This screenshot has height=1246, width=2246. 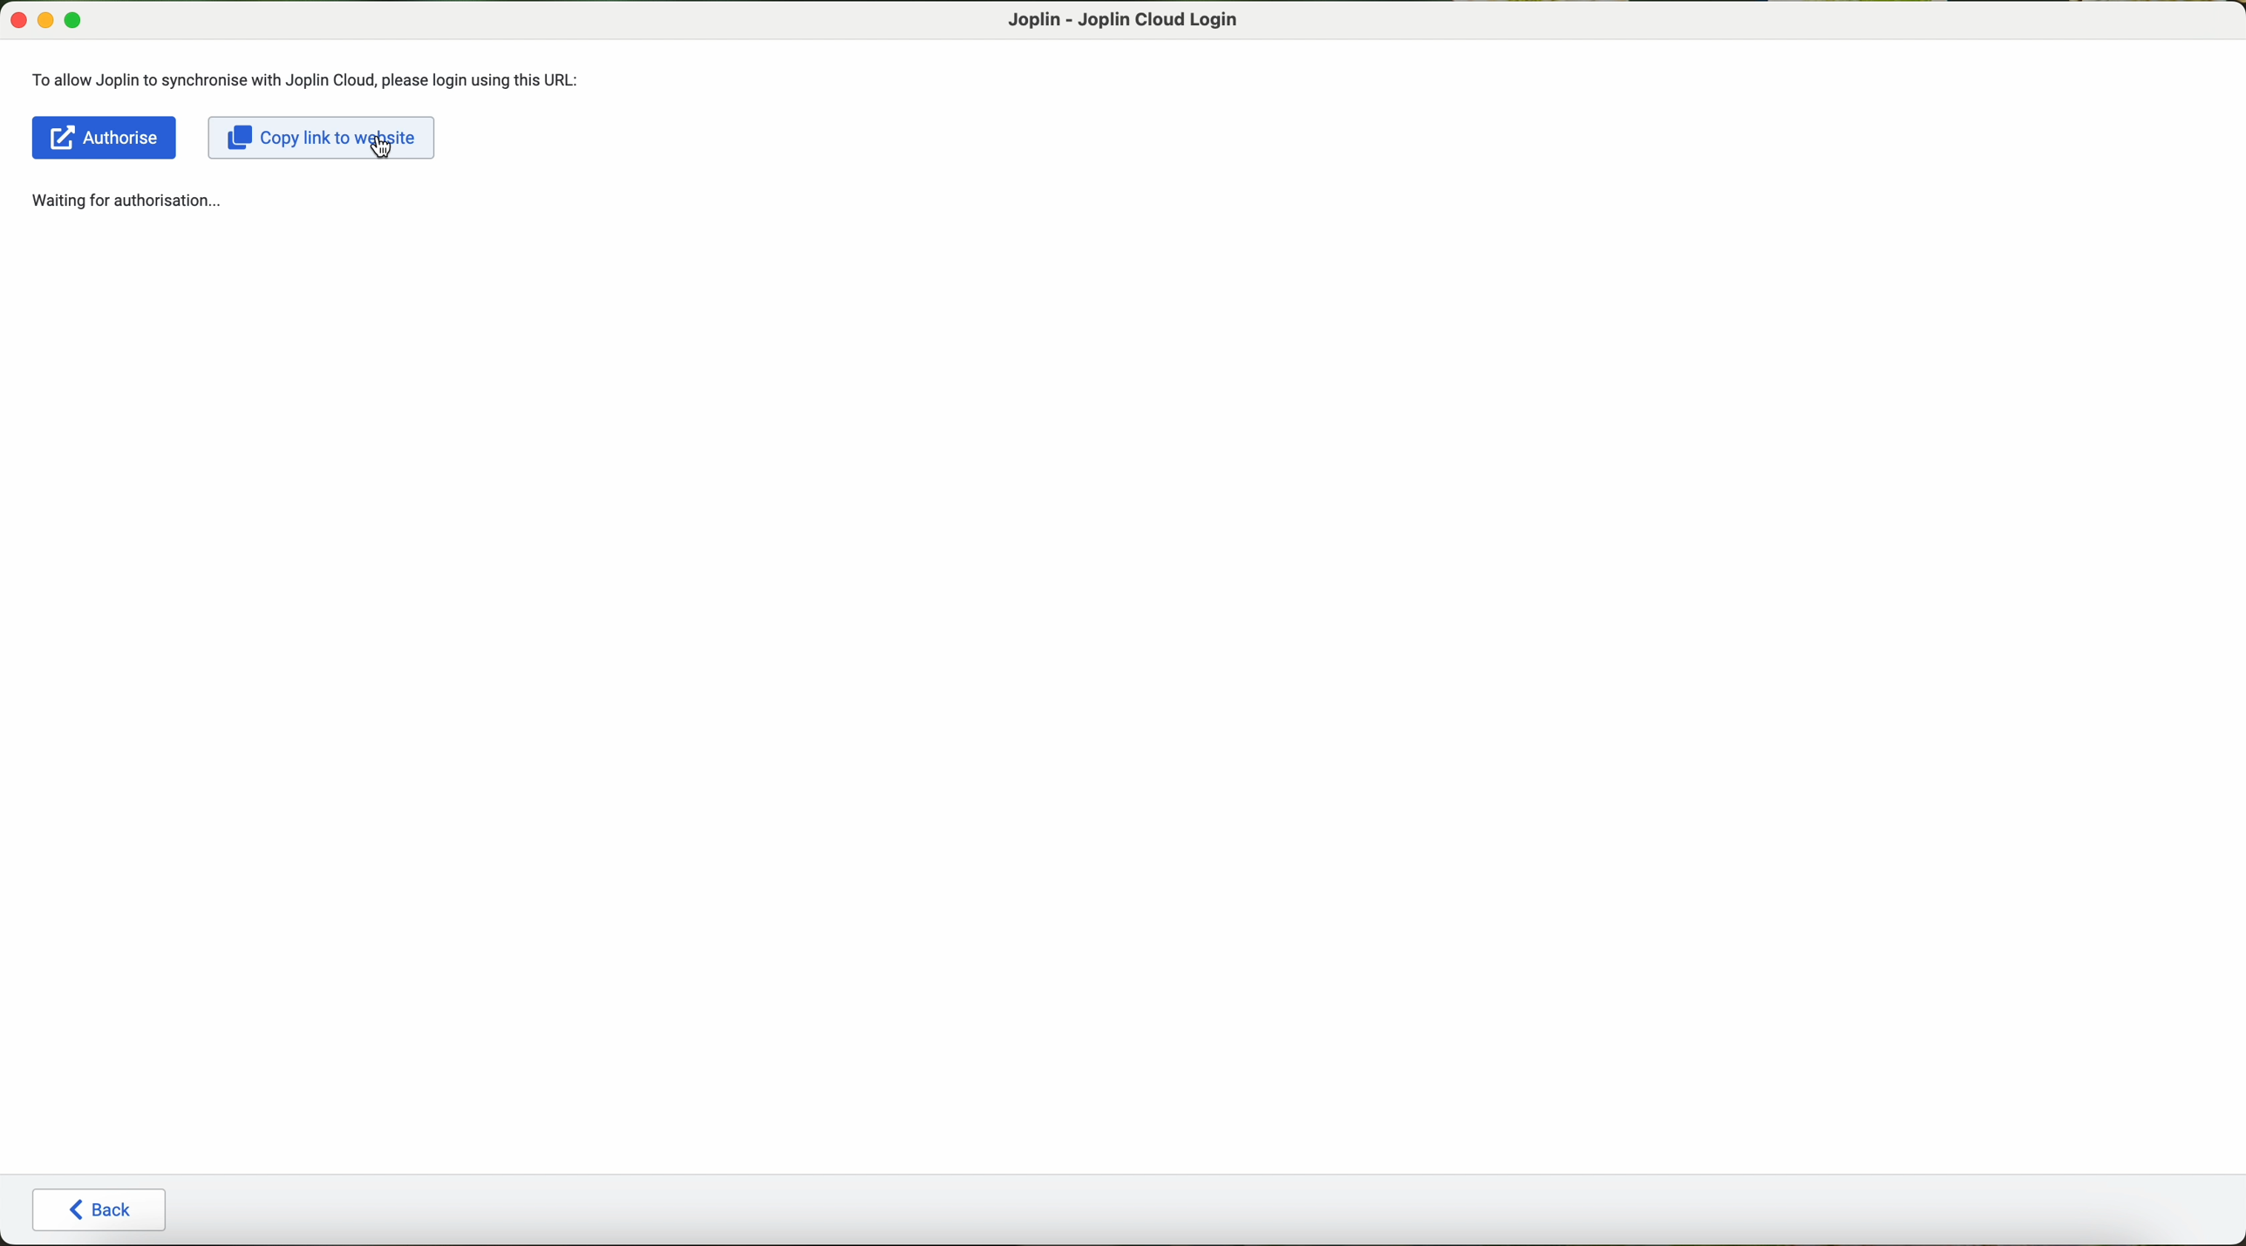 I want to click on cursor, so click(x=384, y=148).